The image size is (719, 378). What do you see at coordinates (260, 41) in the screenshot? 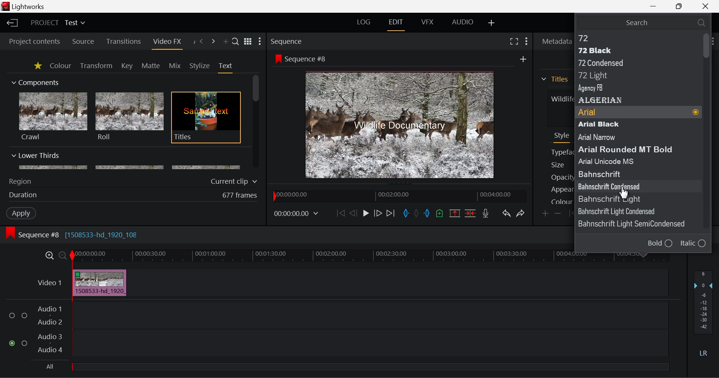
I see `Show Settings` at bounding box center [260, 41].